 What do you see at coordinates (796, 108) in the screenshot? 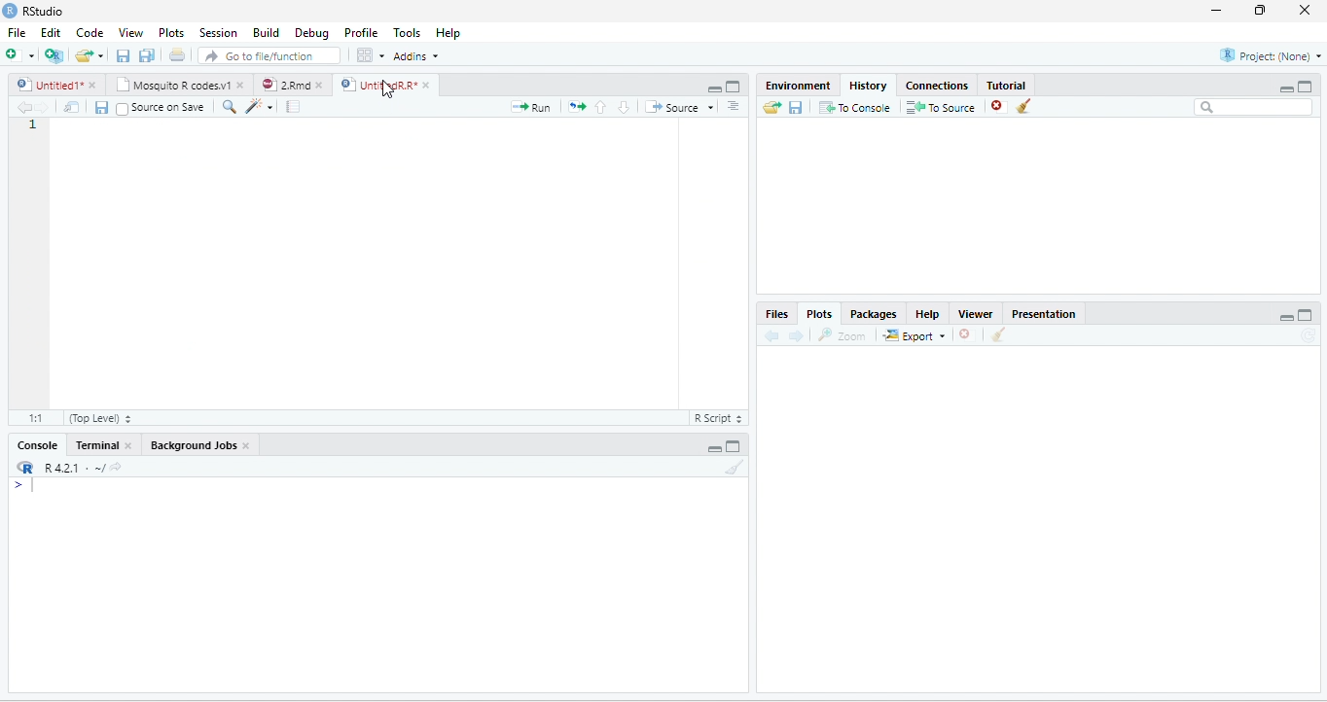
I see `Save history into a file` at bounding box center [796, 108].